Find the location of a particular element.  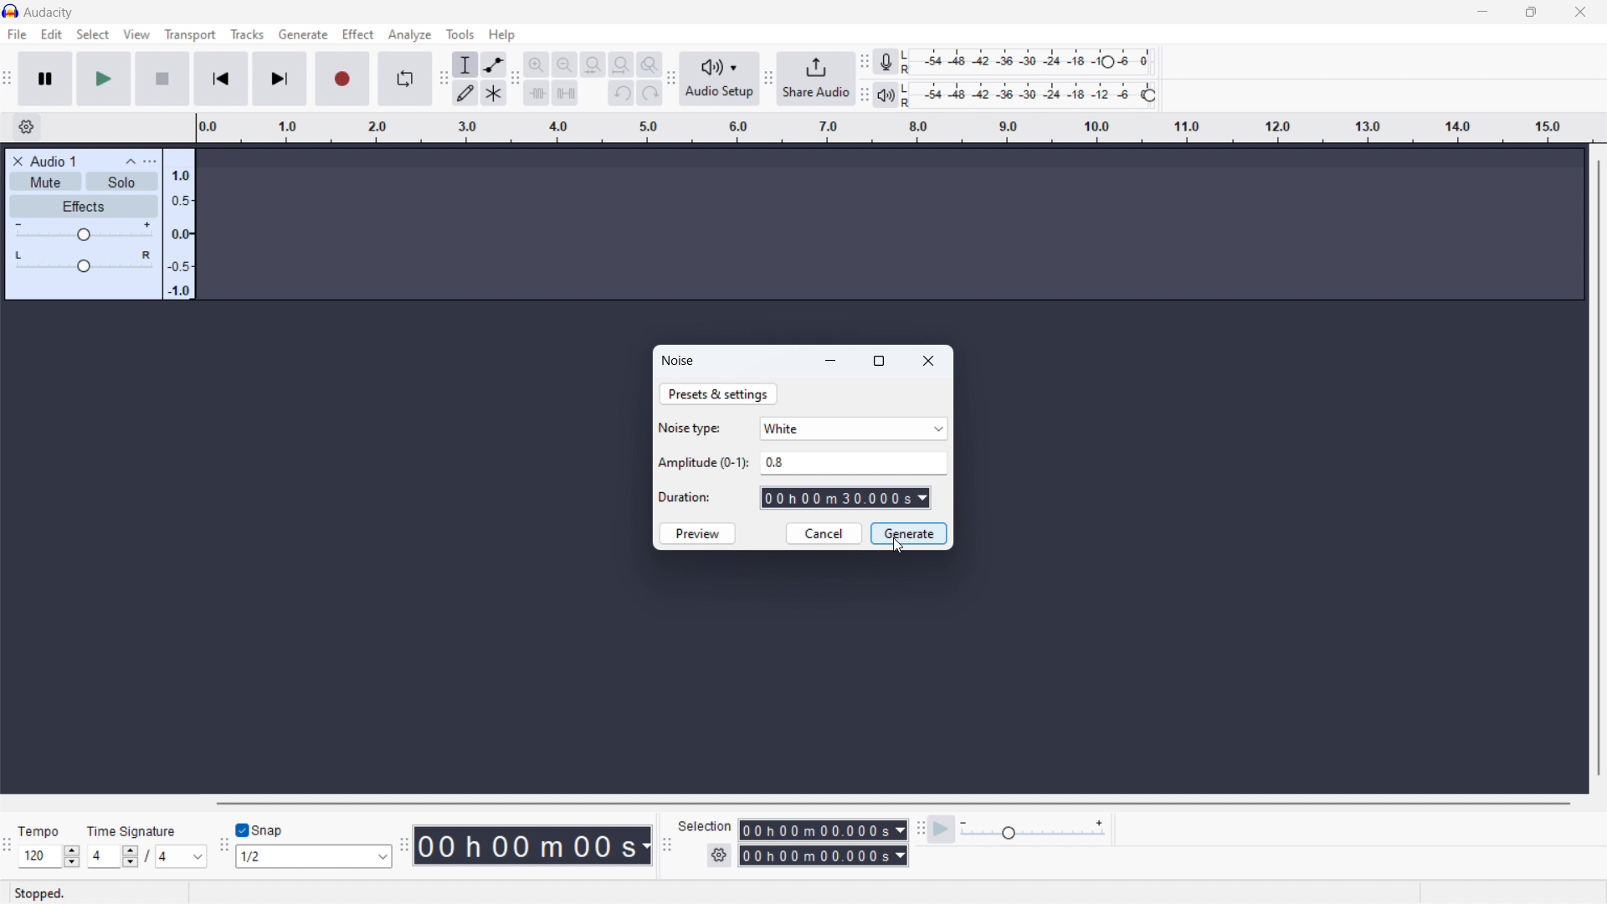

file is located at coordinates (16, 34).